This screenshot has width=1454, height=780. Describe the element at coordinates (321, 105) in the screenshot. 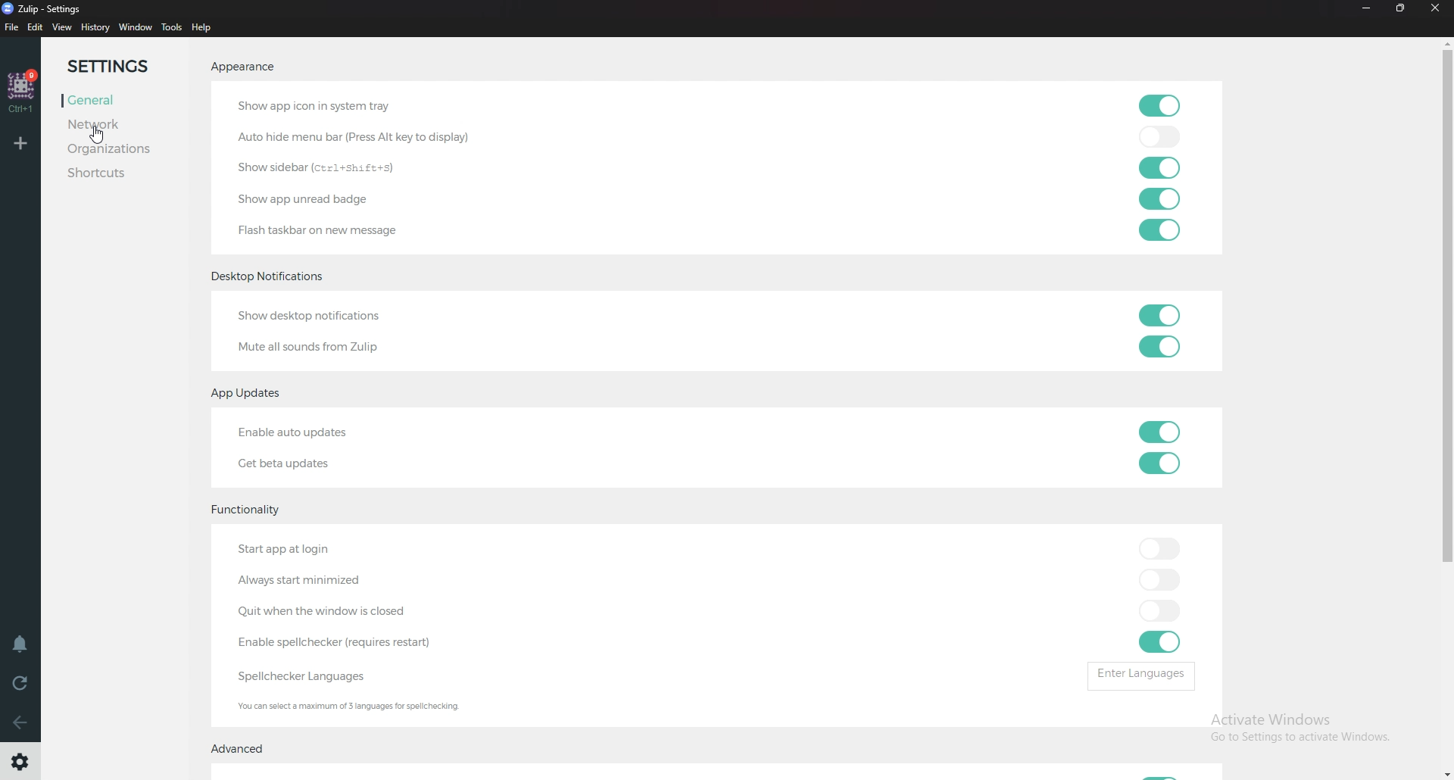

I see `Show app icon in system tray` at that location.